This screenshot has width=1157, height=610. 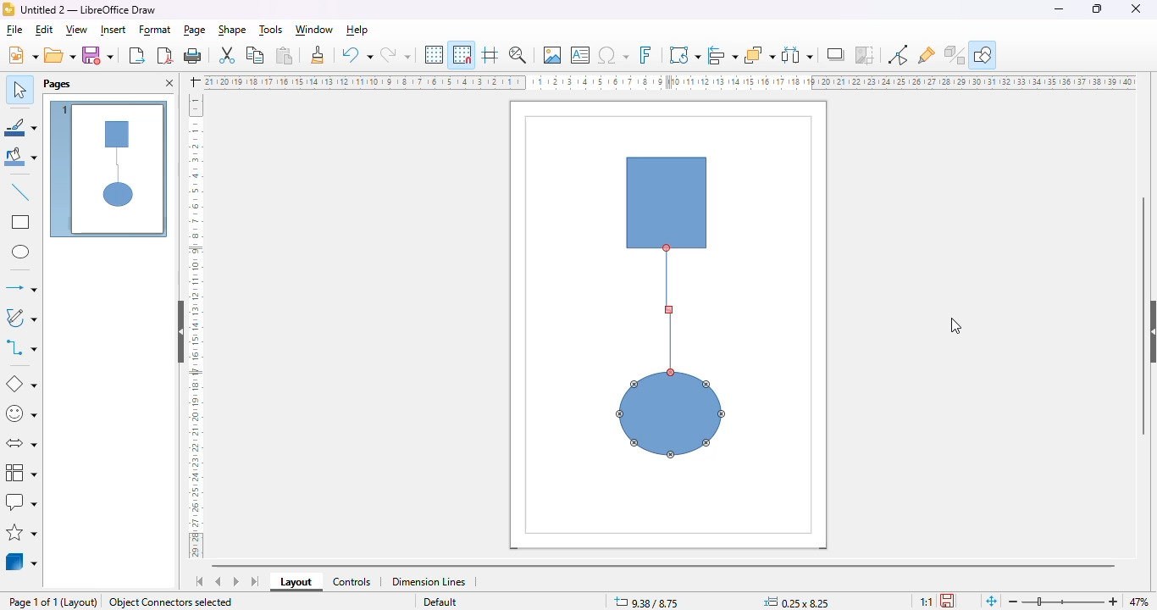 I want to click on show, so click(x=1149, y=332).